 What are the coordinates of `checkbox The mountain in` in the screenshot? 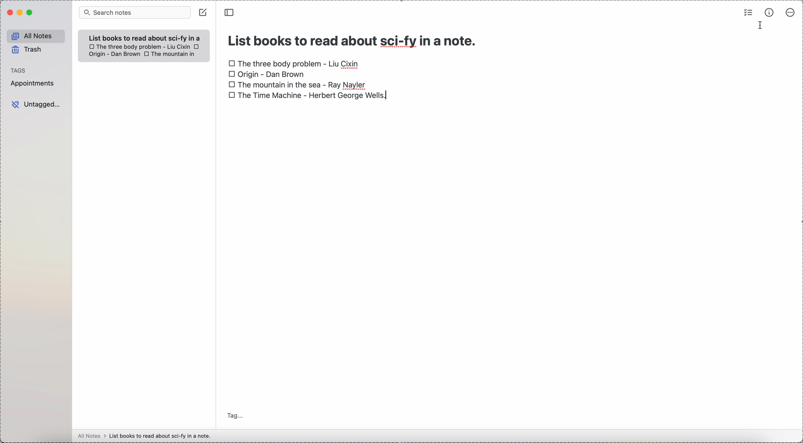 It's located at (170, 55).